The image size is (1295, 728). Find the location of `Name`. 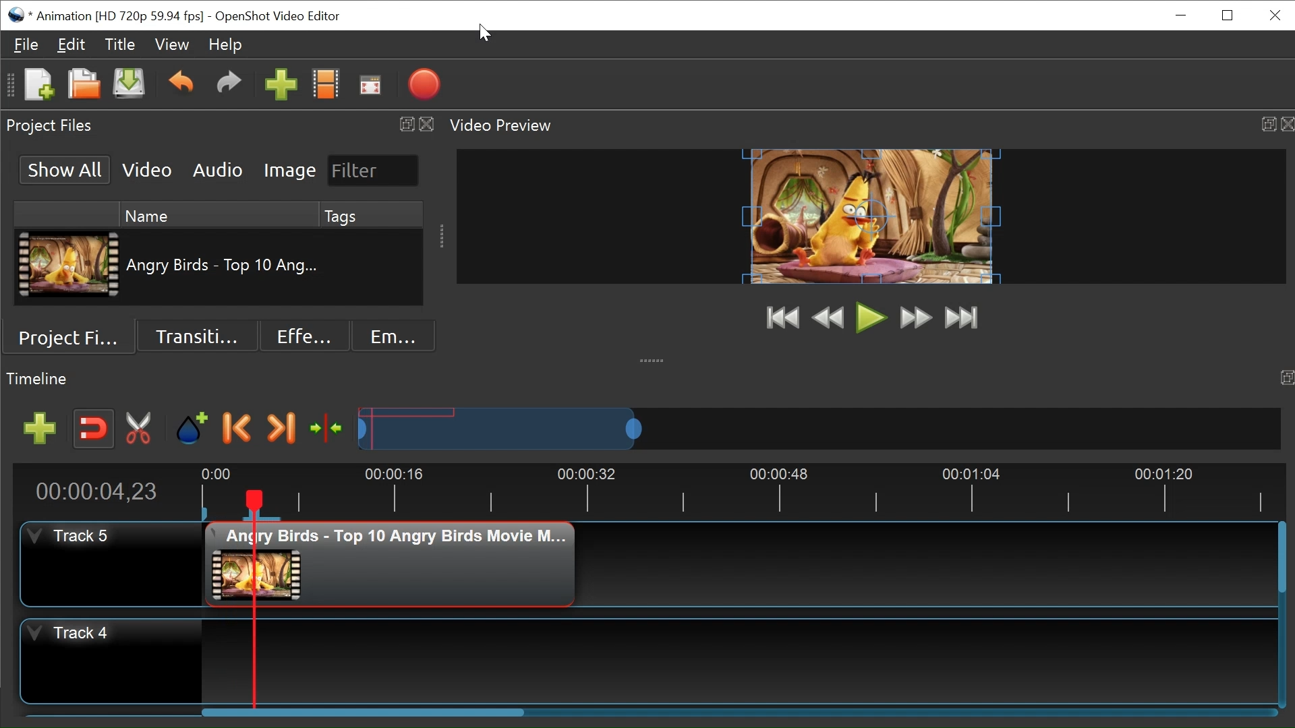

Name is located at coordinates (217, 213).